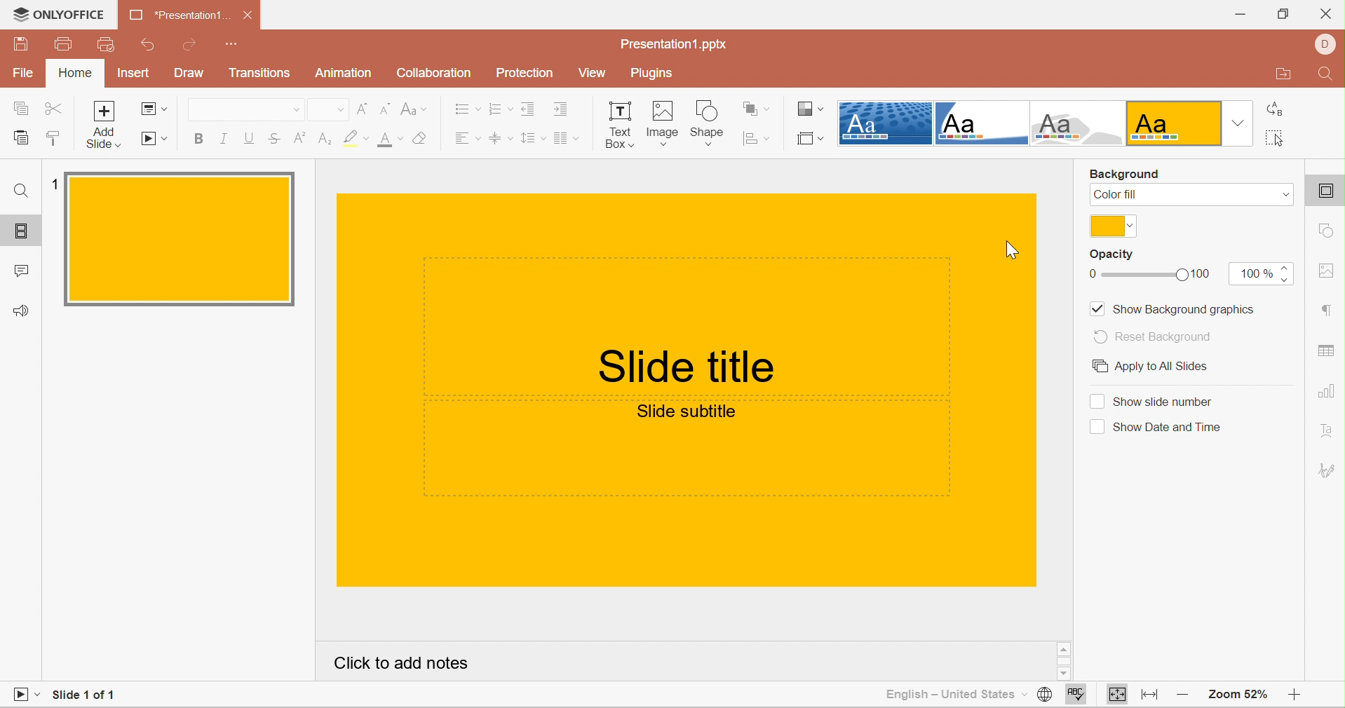 The image size is (1345, 708). What do you see at coordinates (273, 141) in the screenshot?
I see `Strikethrough` at bounding box center [273, 141].